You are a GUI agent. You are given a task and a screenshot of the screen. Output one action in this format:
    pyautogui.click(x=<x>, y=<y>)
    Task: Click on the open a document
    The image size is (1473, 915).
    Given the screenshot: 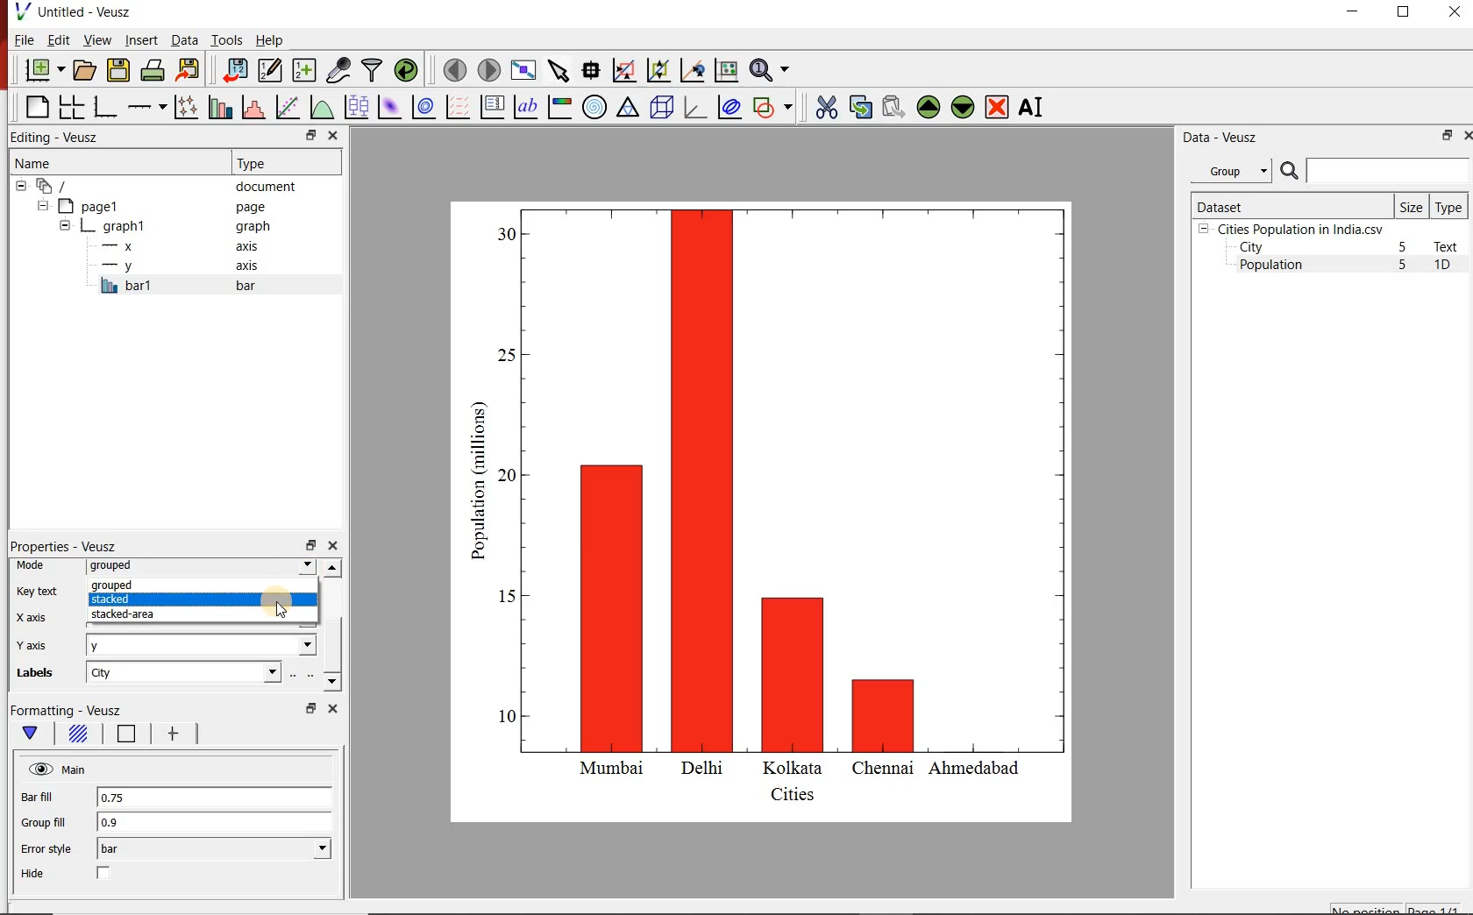 What is the action you would take?
    pyautogui.click(x=83, y=70)
    